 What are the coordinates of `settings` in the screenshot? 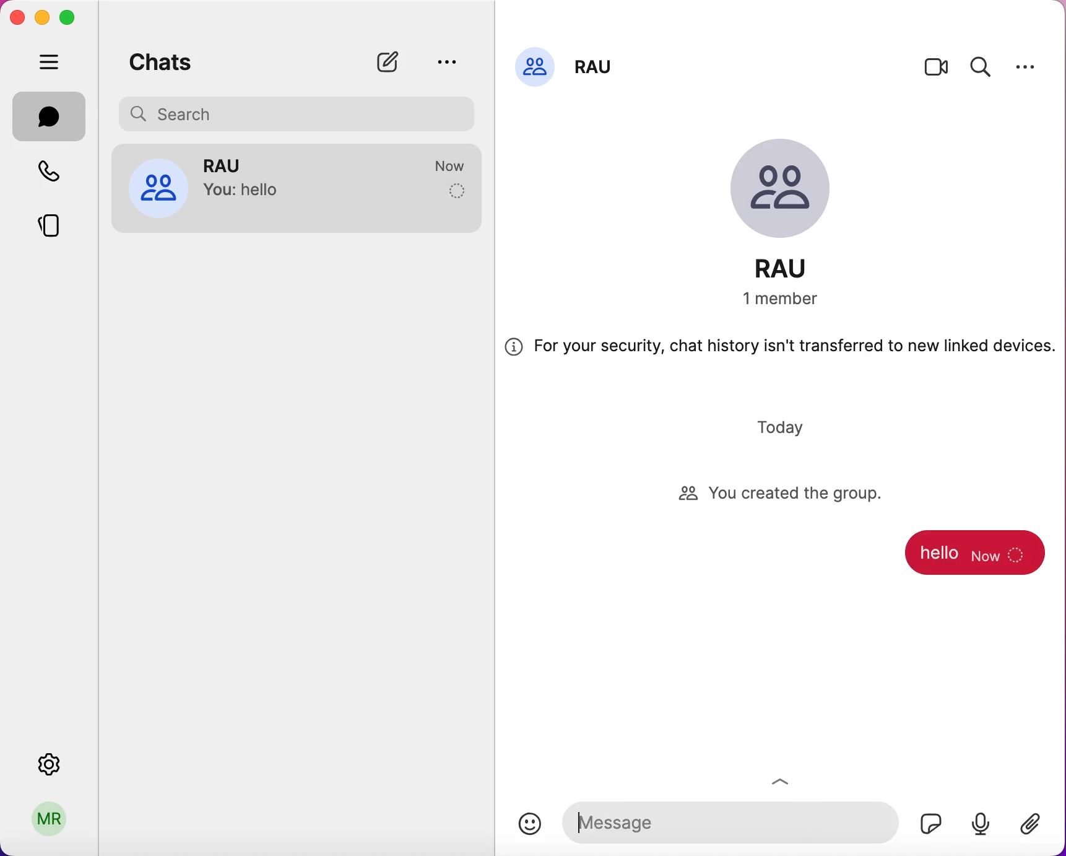 It's located at (52, 761).